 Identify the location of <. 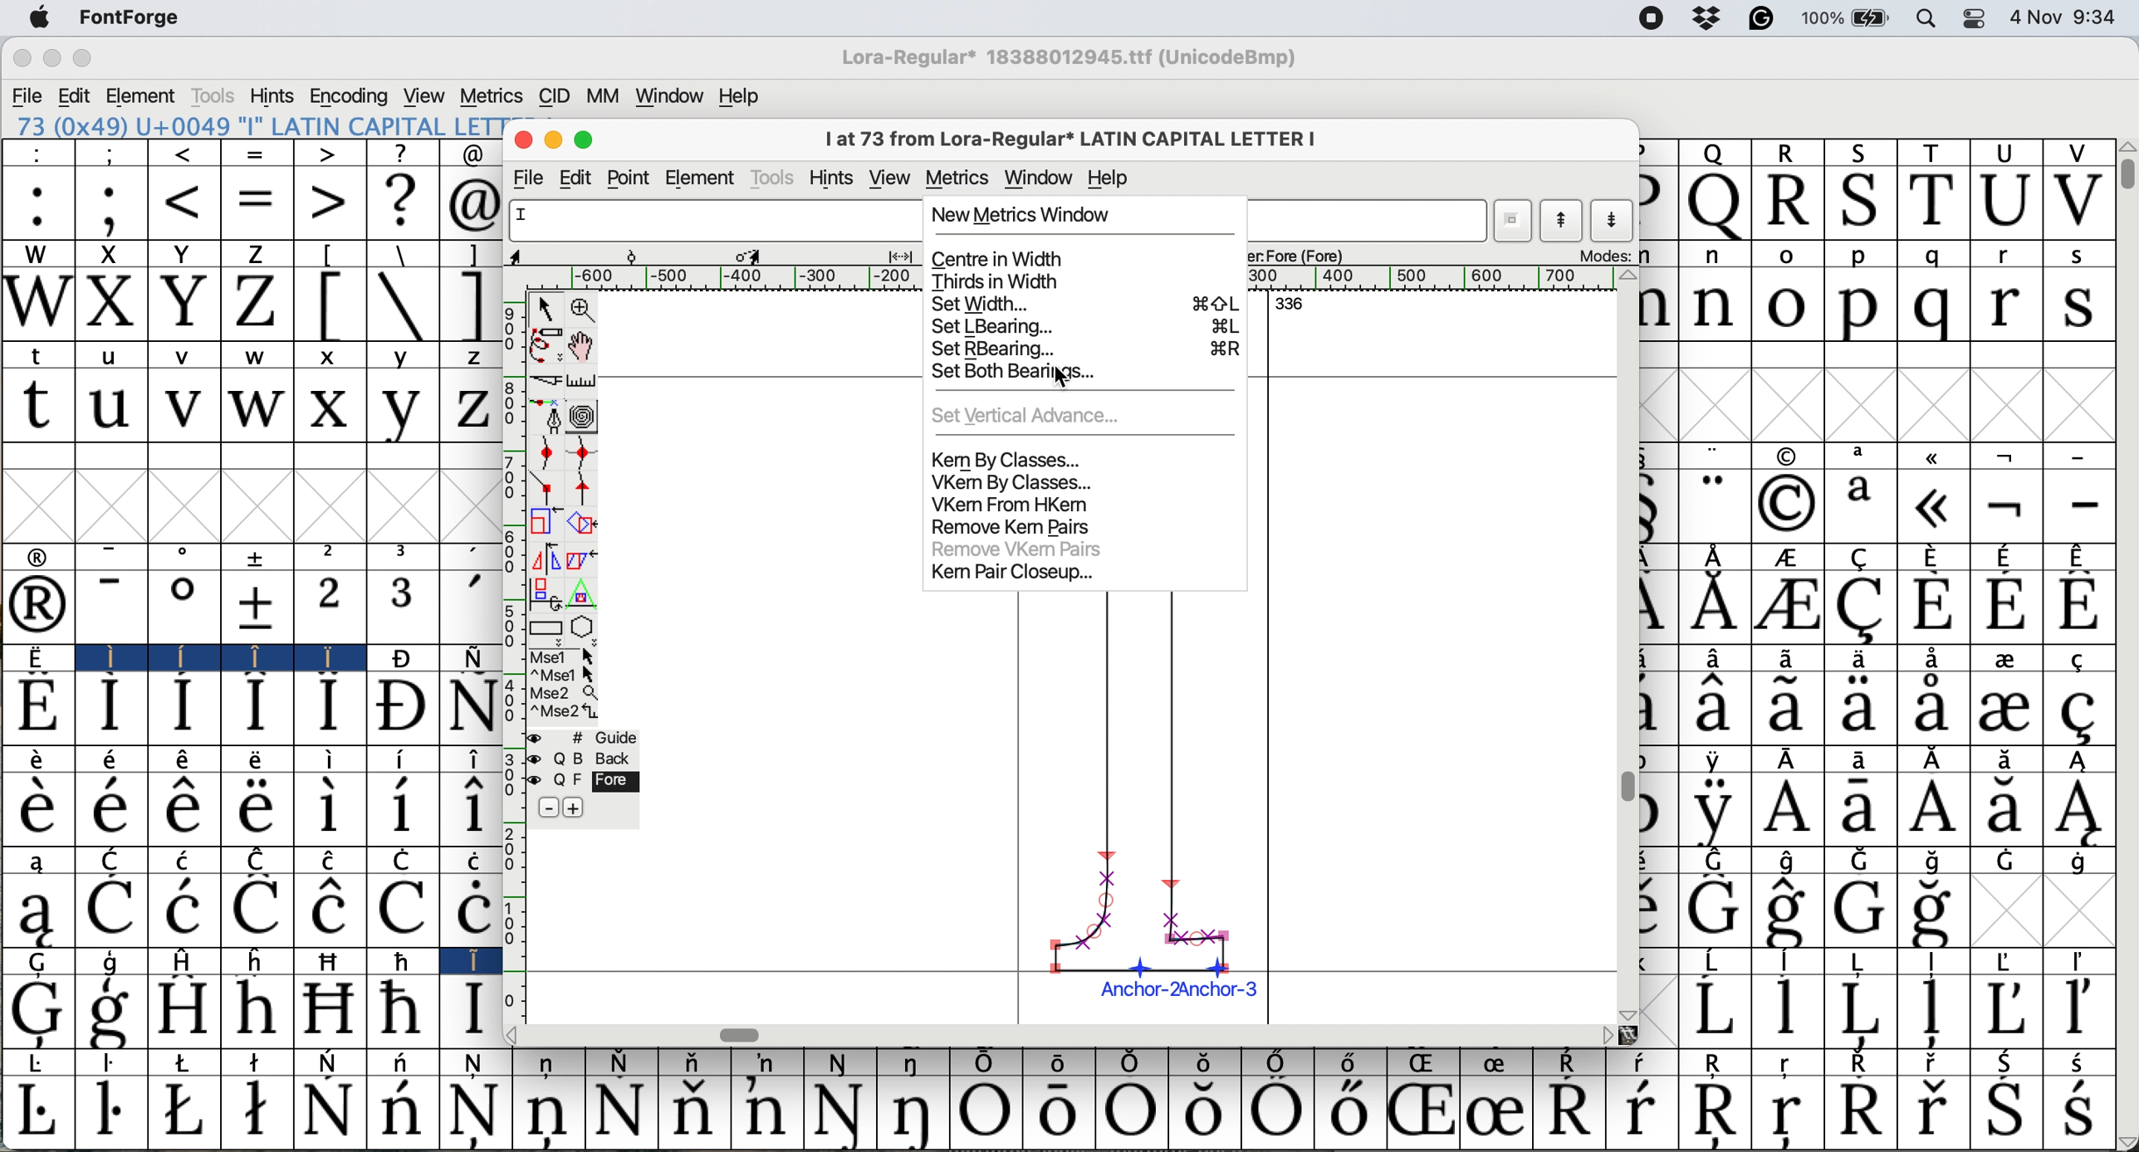
(185, 204).